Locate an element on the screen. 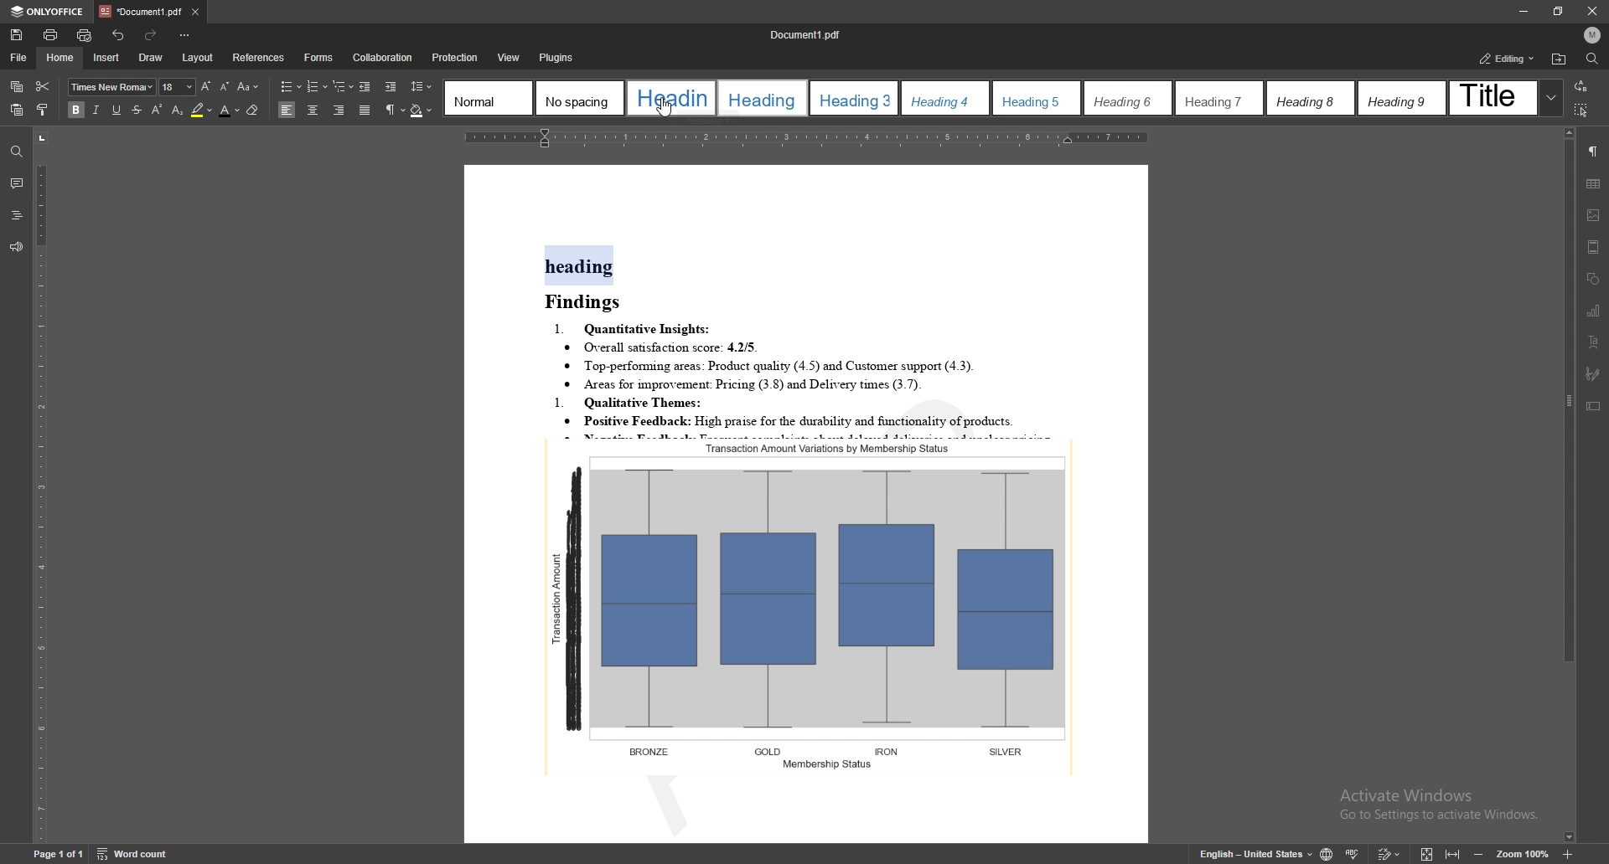 Image resolution: width=1609 pixels, height=864 pixels. decrease font size is located at coordinates (224, 86).